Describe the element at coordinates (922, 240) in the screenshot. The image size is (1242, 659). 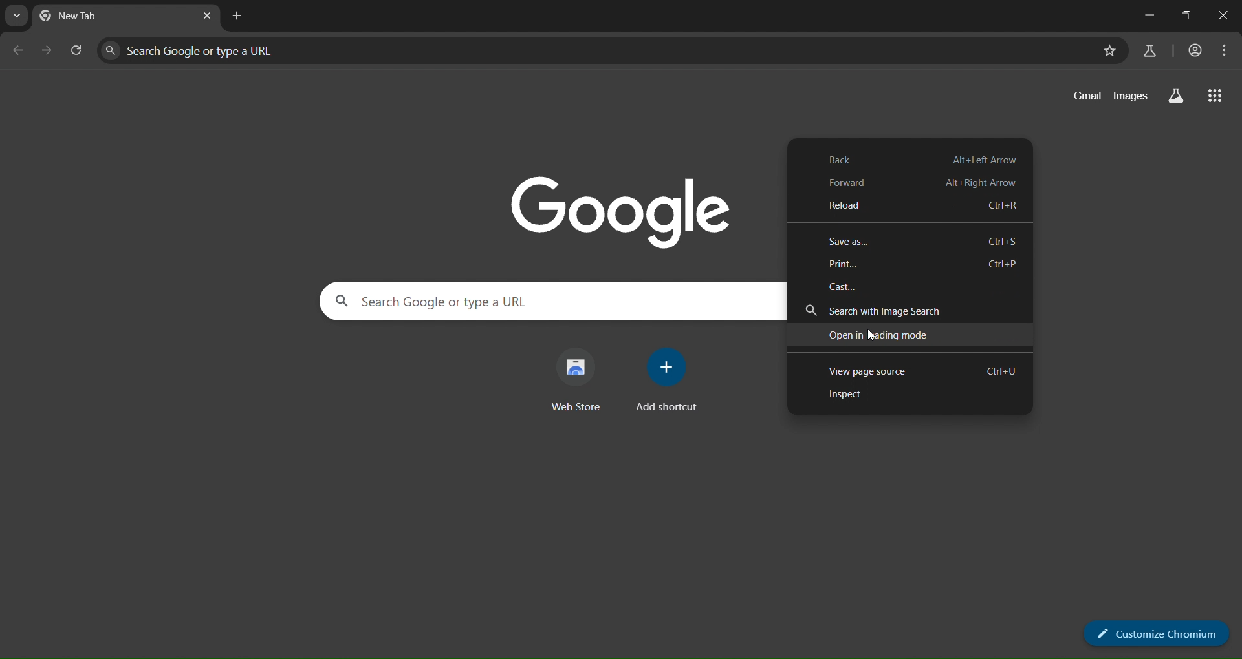
I see `save as` at that location.